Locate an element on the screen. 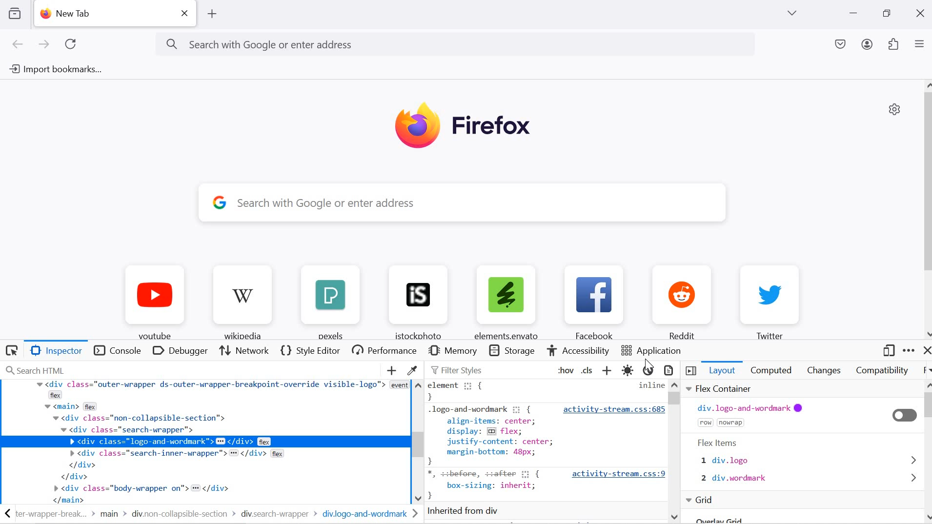 The height and width of the screenshot is (524, 932). move up is located at coordinates (926, 385).